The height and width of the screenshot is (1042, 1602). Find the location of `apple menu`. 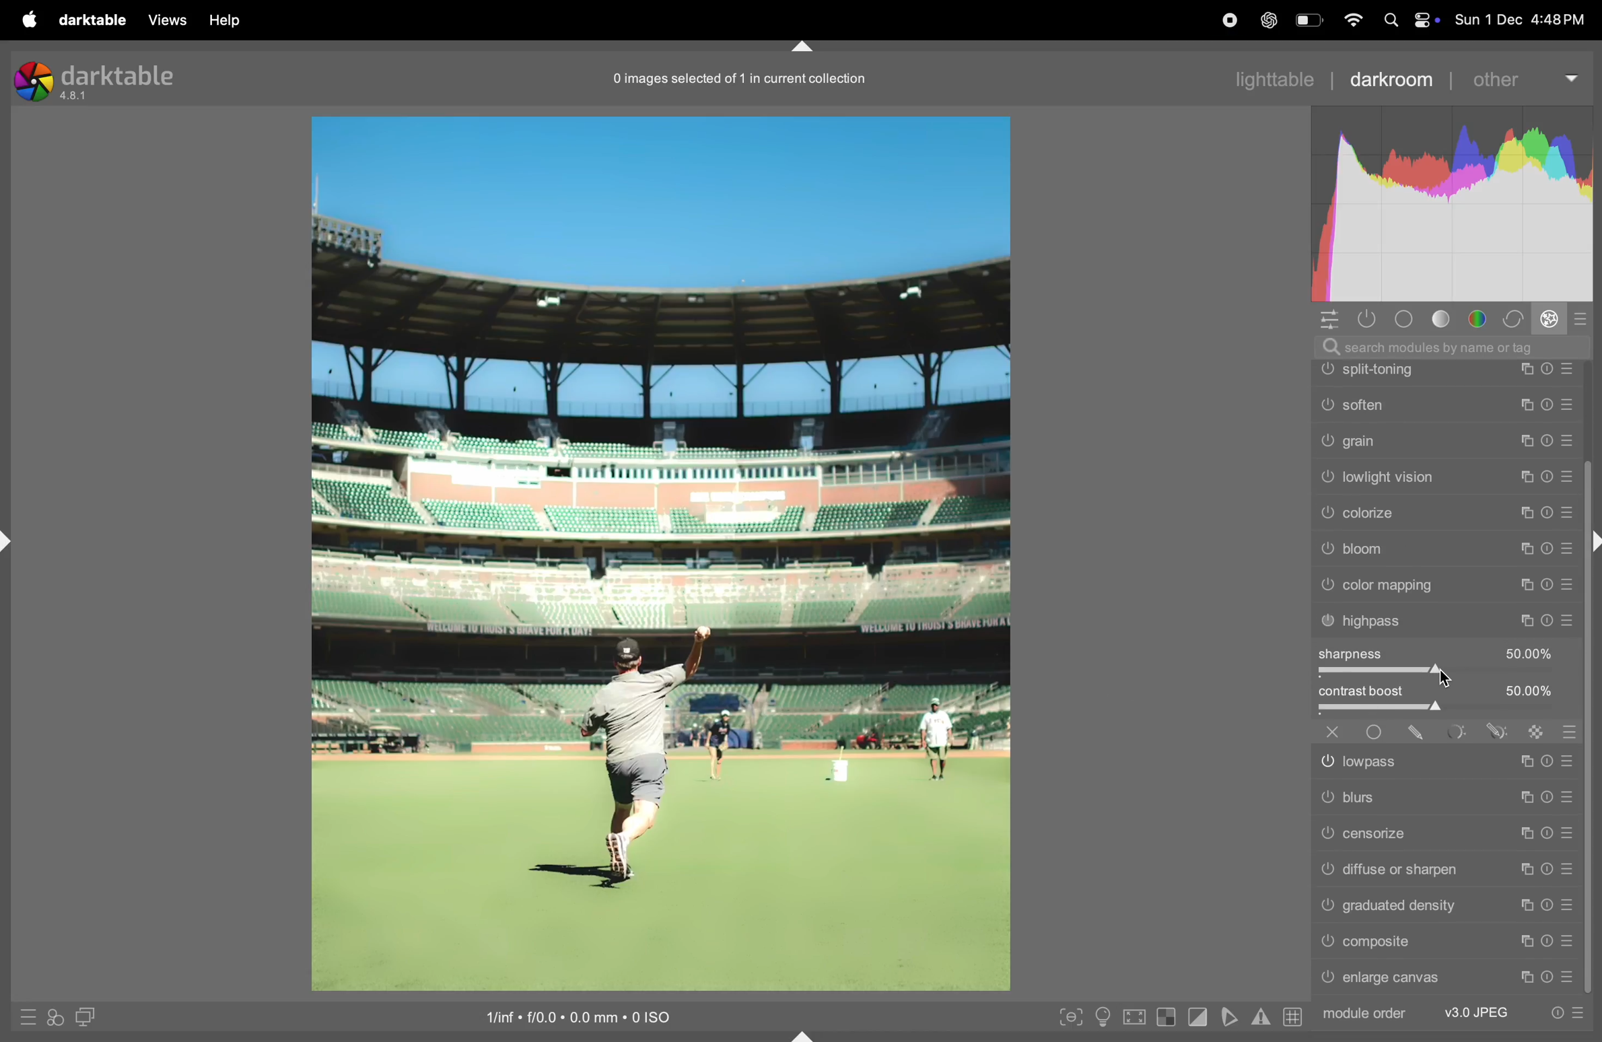

apple menu is located at coordinates (26, 19).